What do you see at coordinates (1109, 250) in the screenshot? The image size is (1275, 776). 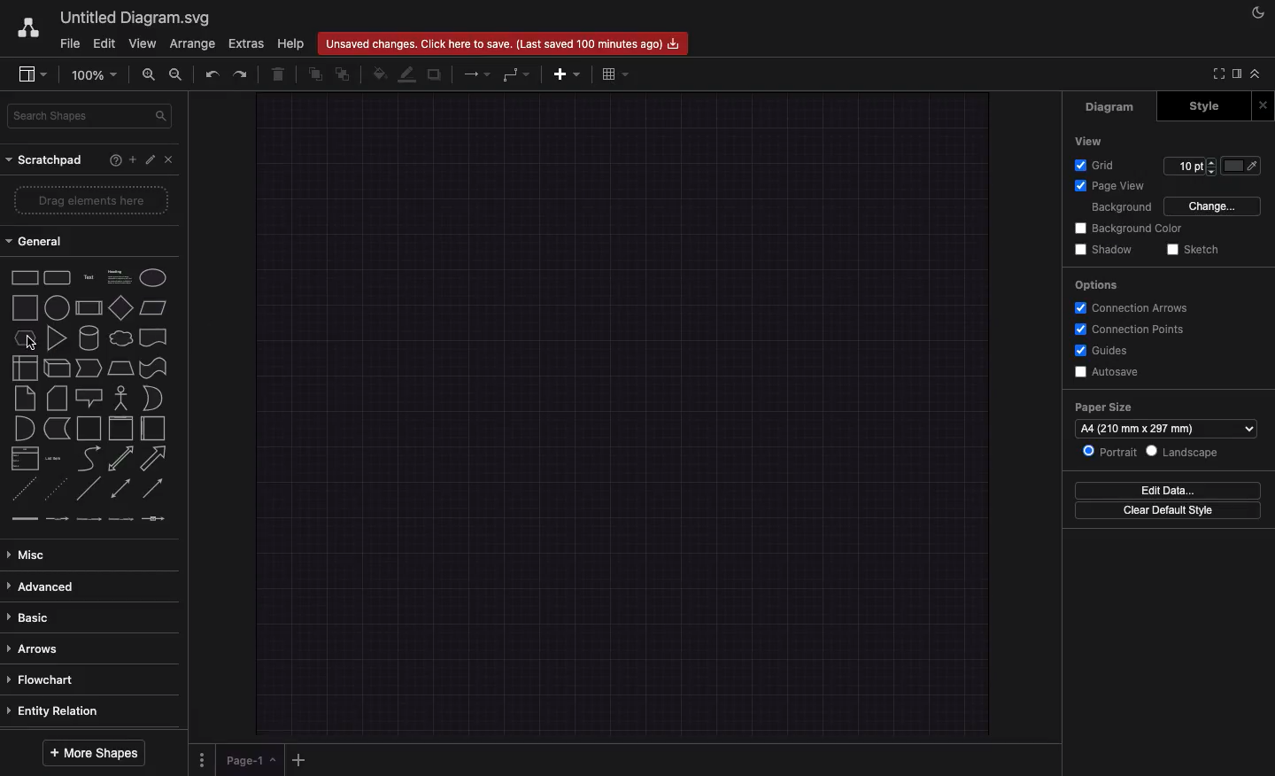 I see `Shadow` at bounding box center [1109, 250].